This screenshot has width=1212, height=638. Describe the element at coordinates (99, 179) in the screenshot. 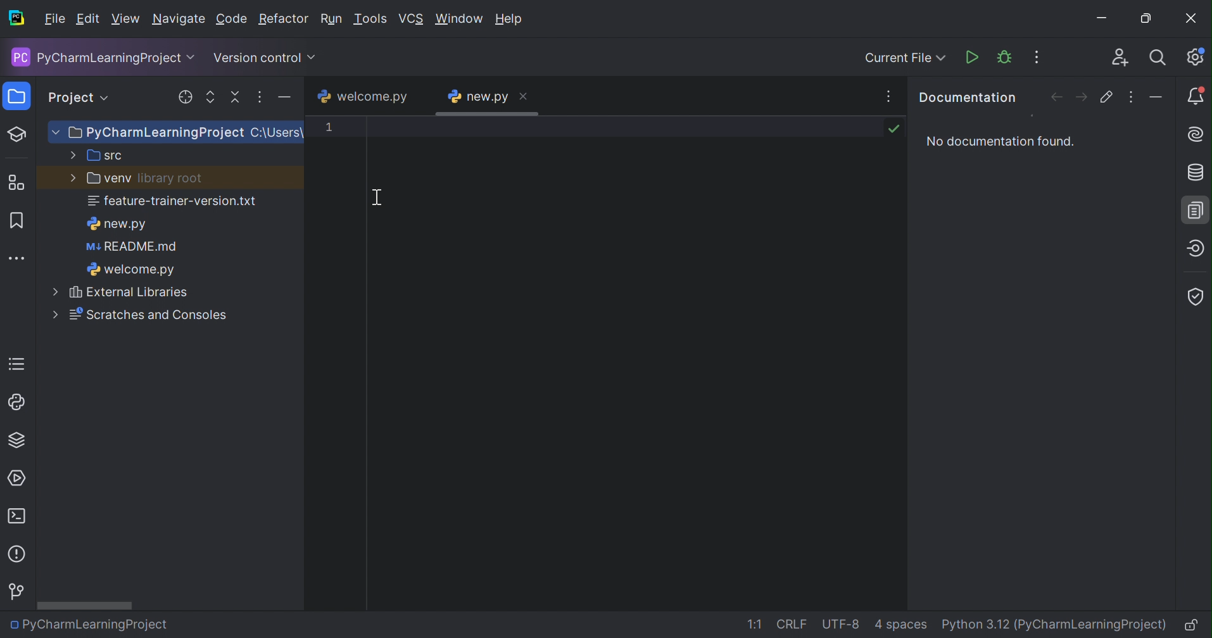

I see `venv` at that location.